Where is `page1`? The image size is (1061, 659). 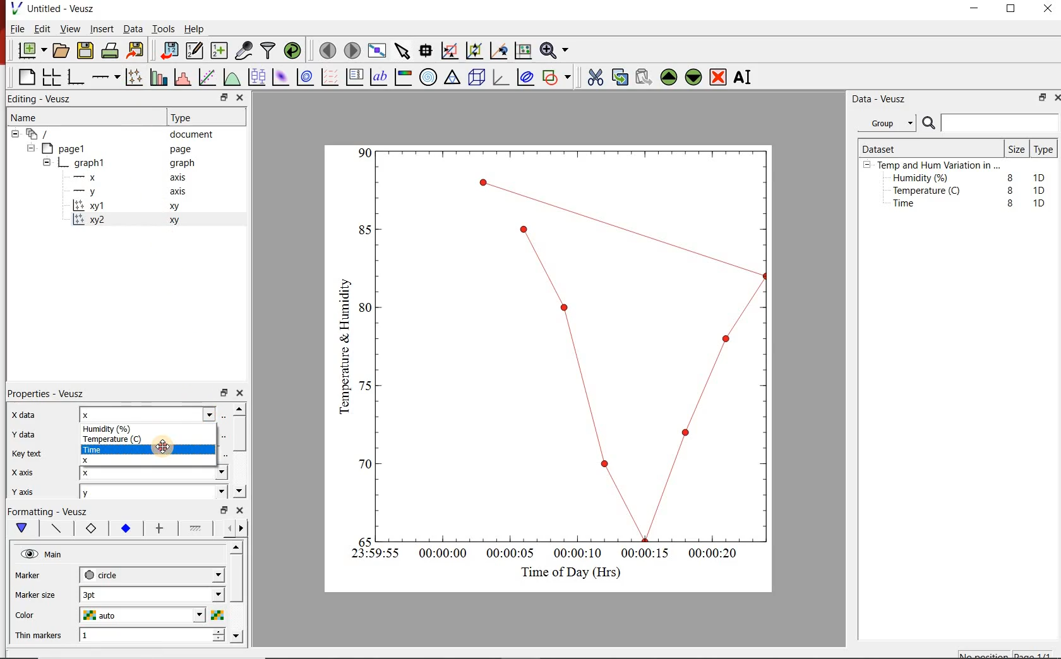 page1 is located at coordinates (71, 148).